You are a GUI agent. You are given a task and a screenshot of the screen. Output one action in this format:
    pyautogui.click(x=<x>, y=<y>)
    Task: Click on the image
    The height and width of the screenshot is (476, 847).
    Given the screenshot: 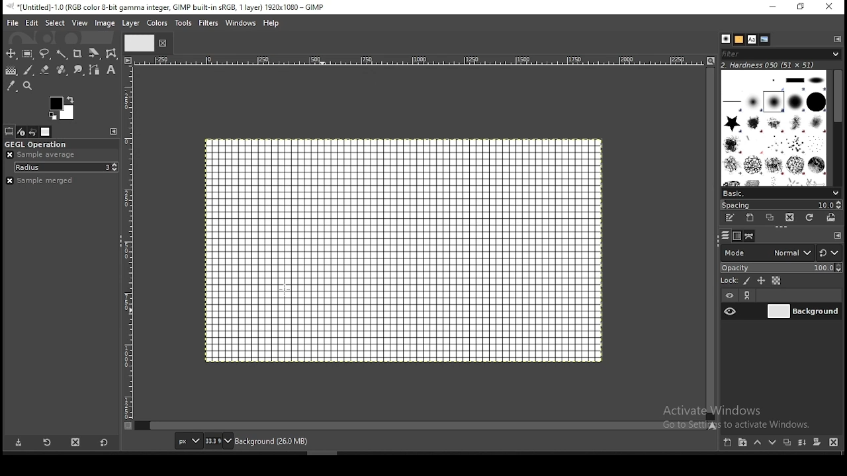 What is the action you would take?
    pyautogui.click(x=105, y=23)
    